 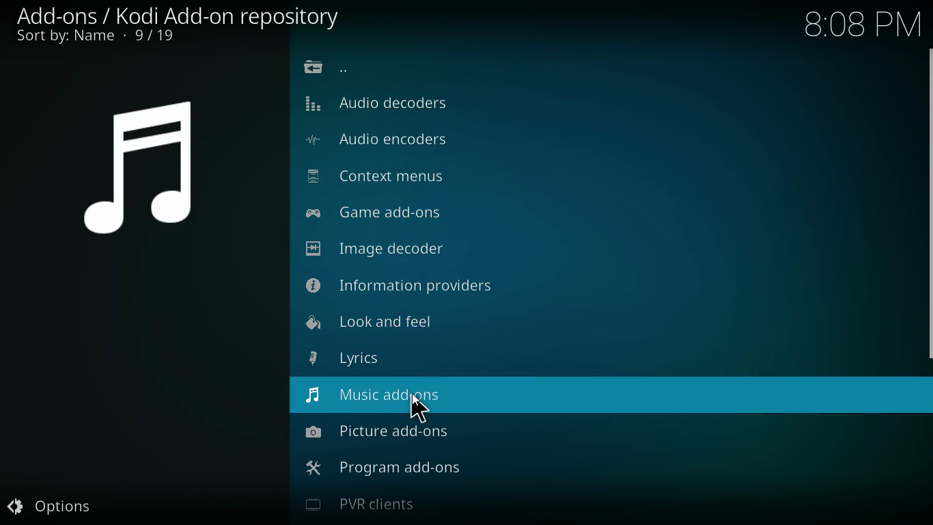 I want to click on Time - 8:08PM, so click(x=859, y=25).